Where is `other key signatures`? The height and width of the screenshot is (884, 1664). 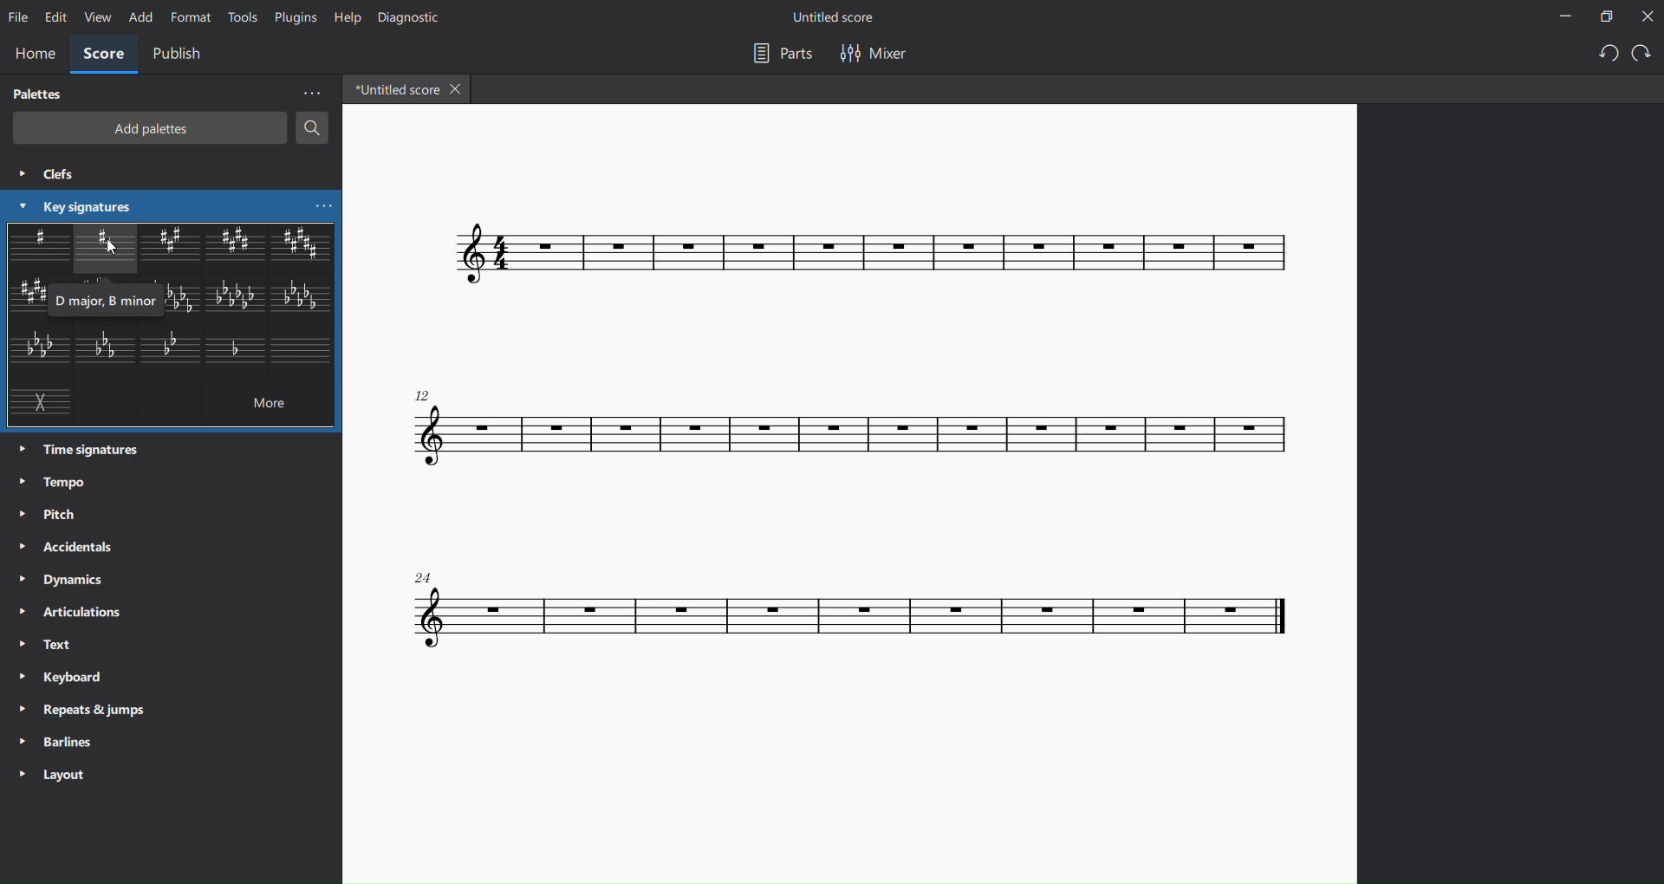 other key signatures is located at coordinates (102, 376).